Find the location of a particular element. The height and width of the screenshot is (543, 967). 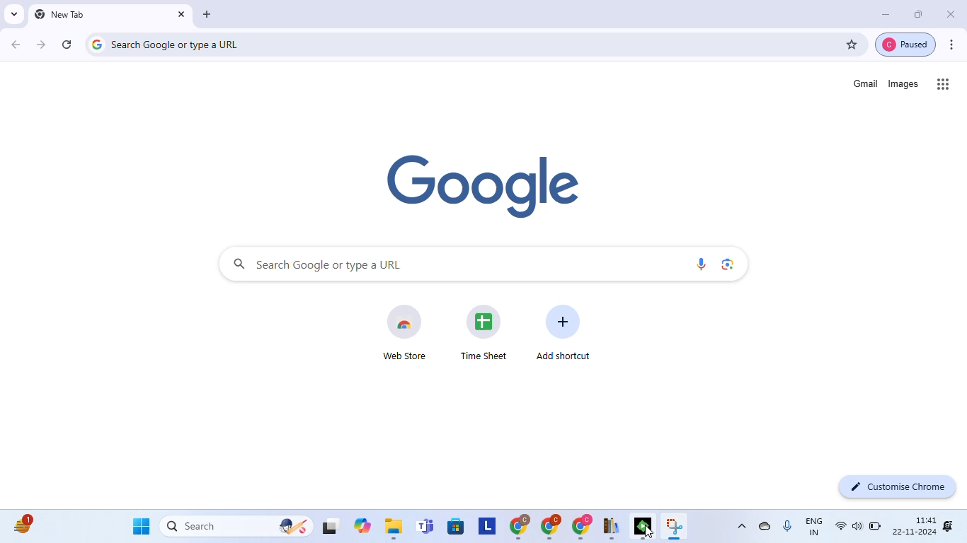

desktop is located at coordinates (330, 528).